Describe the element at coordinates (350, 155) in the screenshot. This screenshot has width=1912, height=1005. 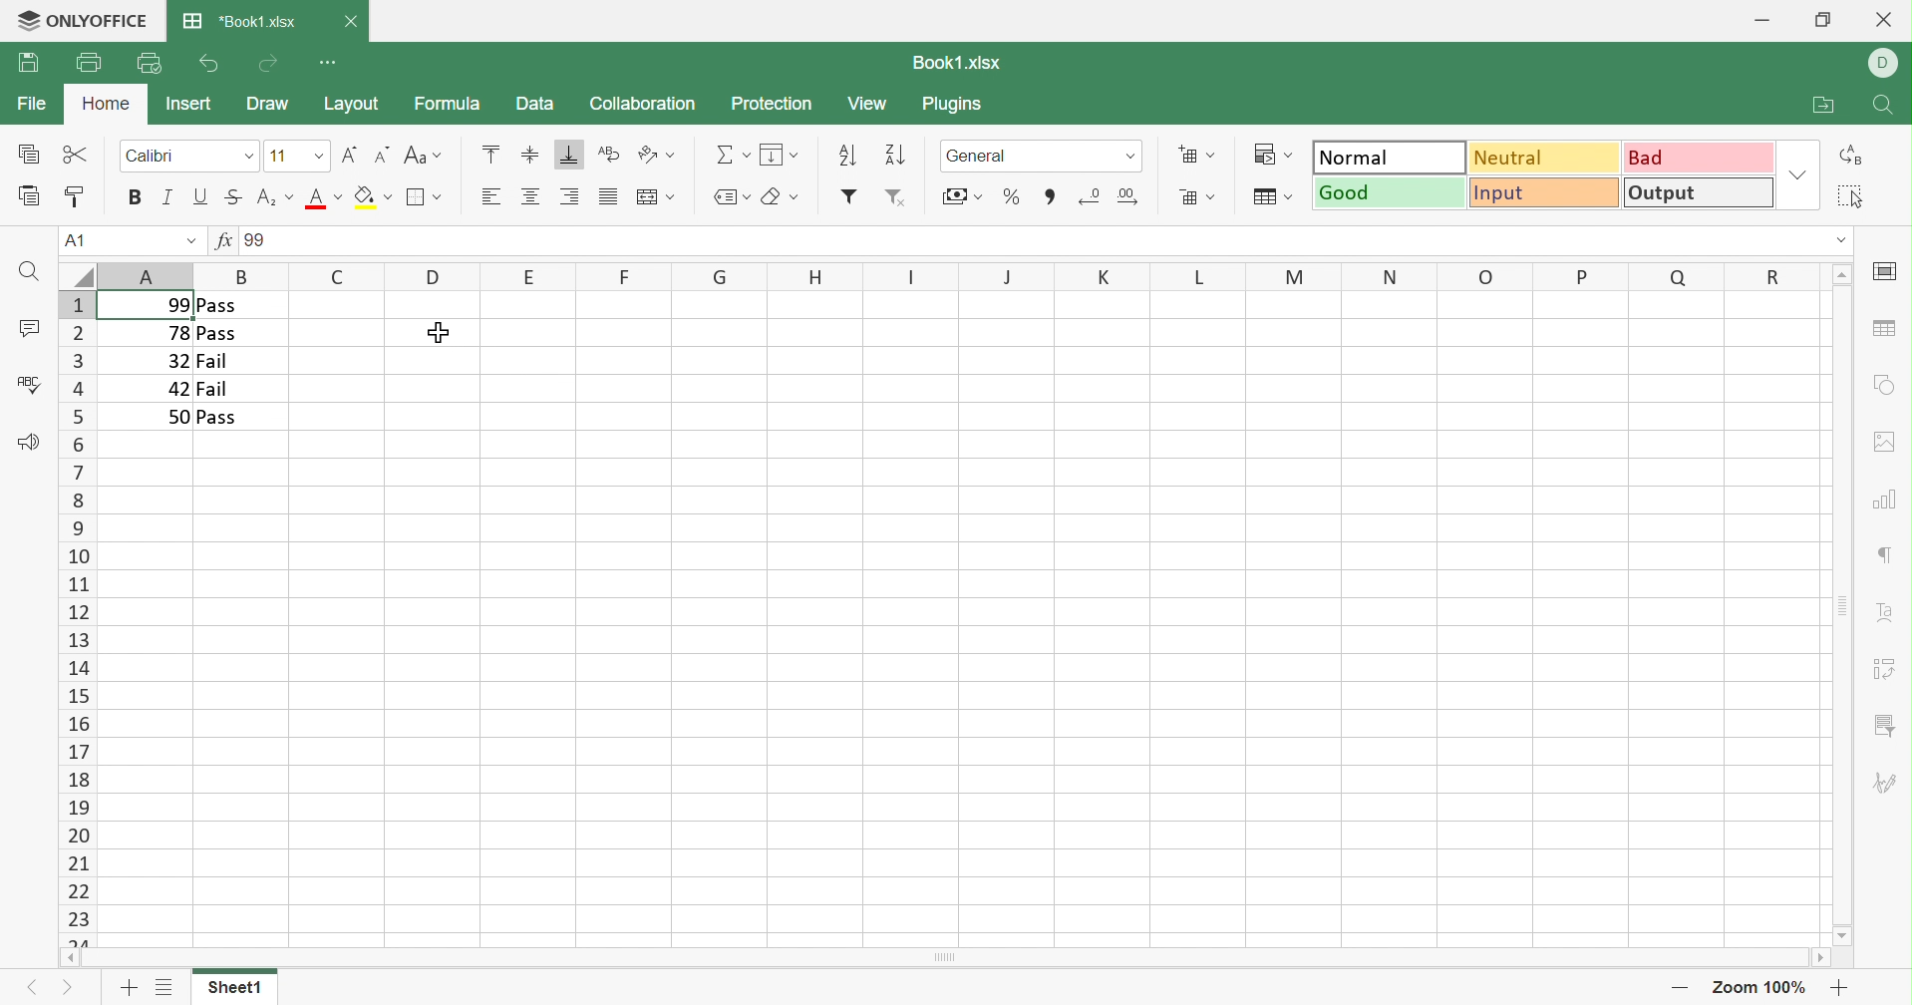
I see `Font increment` at that location.